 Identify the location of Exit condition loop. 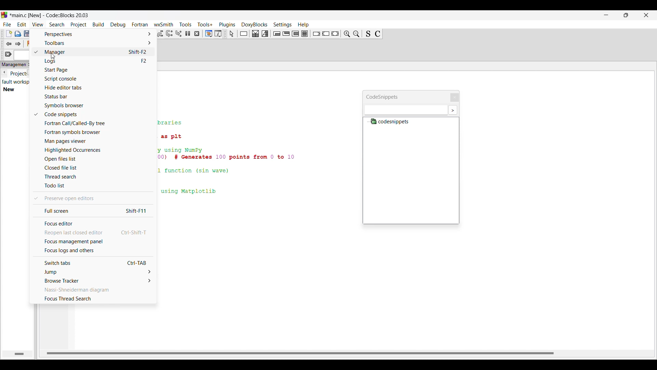
(286, 34).